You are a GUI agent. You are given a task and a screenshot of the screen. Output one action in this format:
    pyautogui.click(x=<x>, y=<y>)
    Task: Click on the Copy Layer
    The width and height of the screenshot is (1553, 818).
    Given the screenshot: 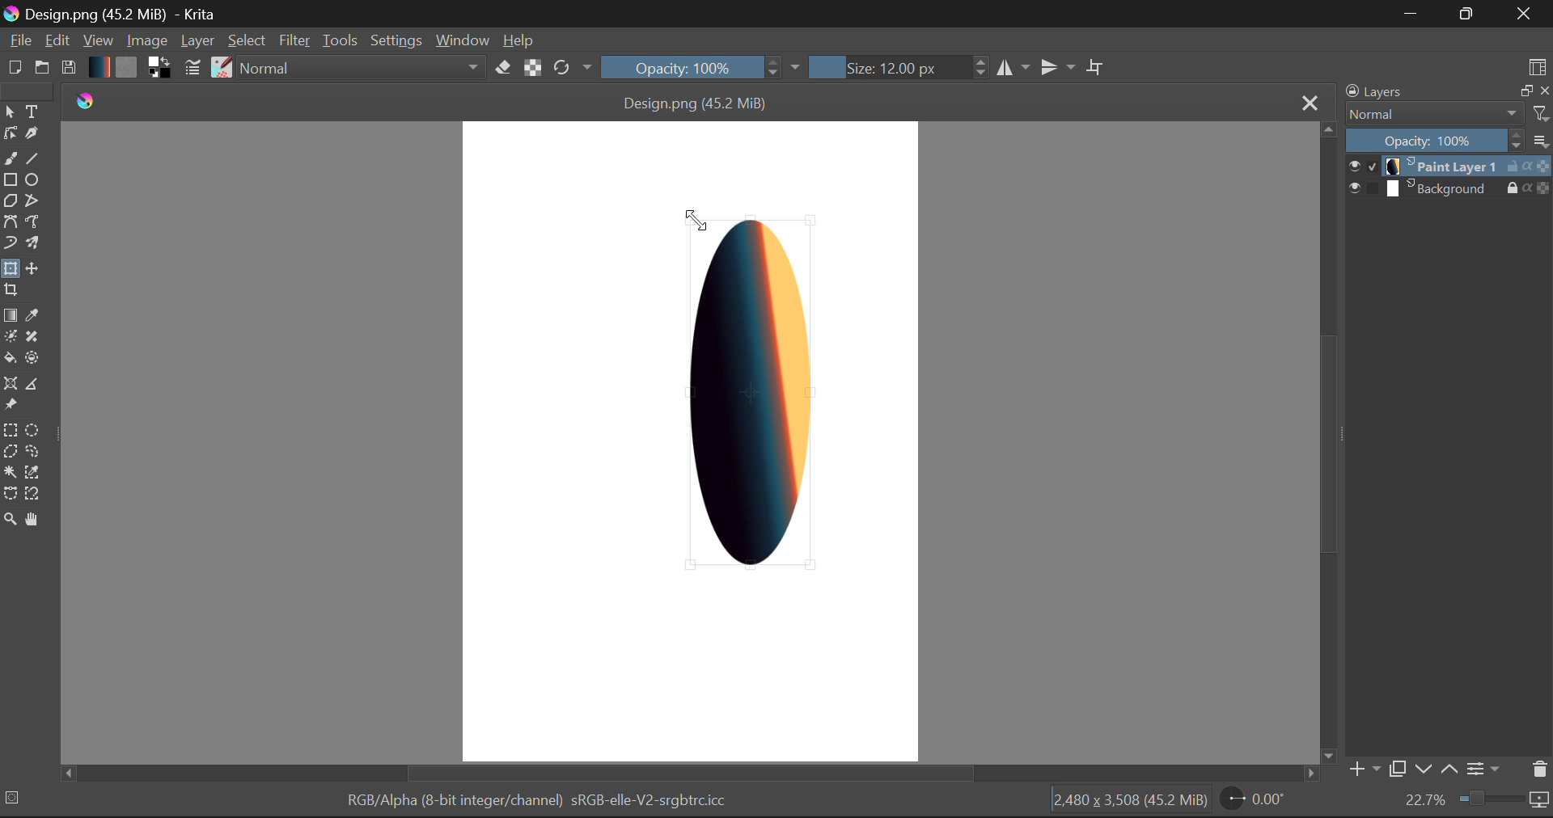 What is the action you would take?
    pyautogui.click(x=1396, y=769)
    